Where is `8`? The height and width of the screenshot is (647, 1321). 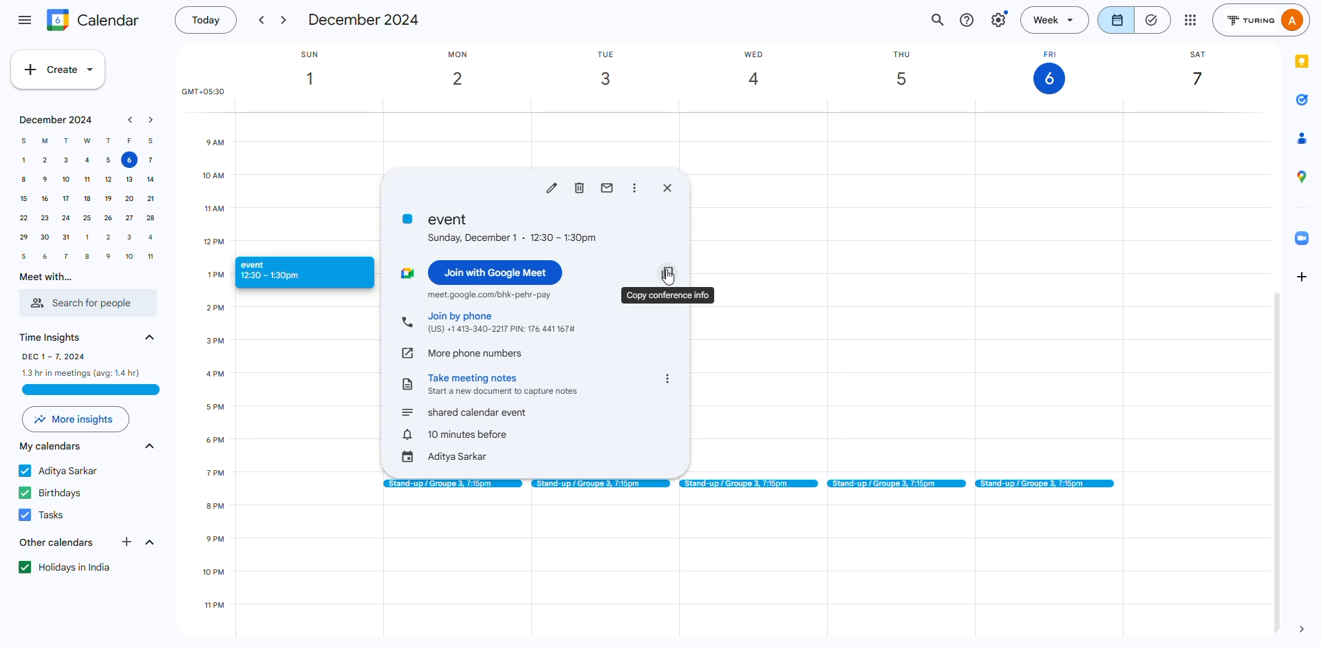
8 is located at coordinates (87, 256).